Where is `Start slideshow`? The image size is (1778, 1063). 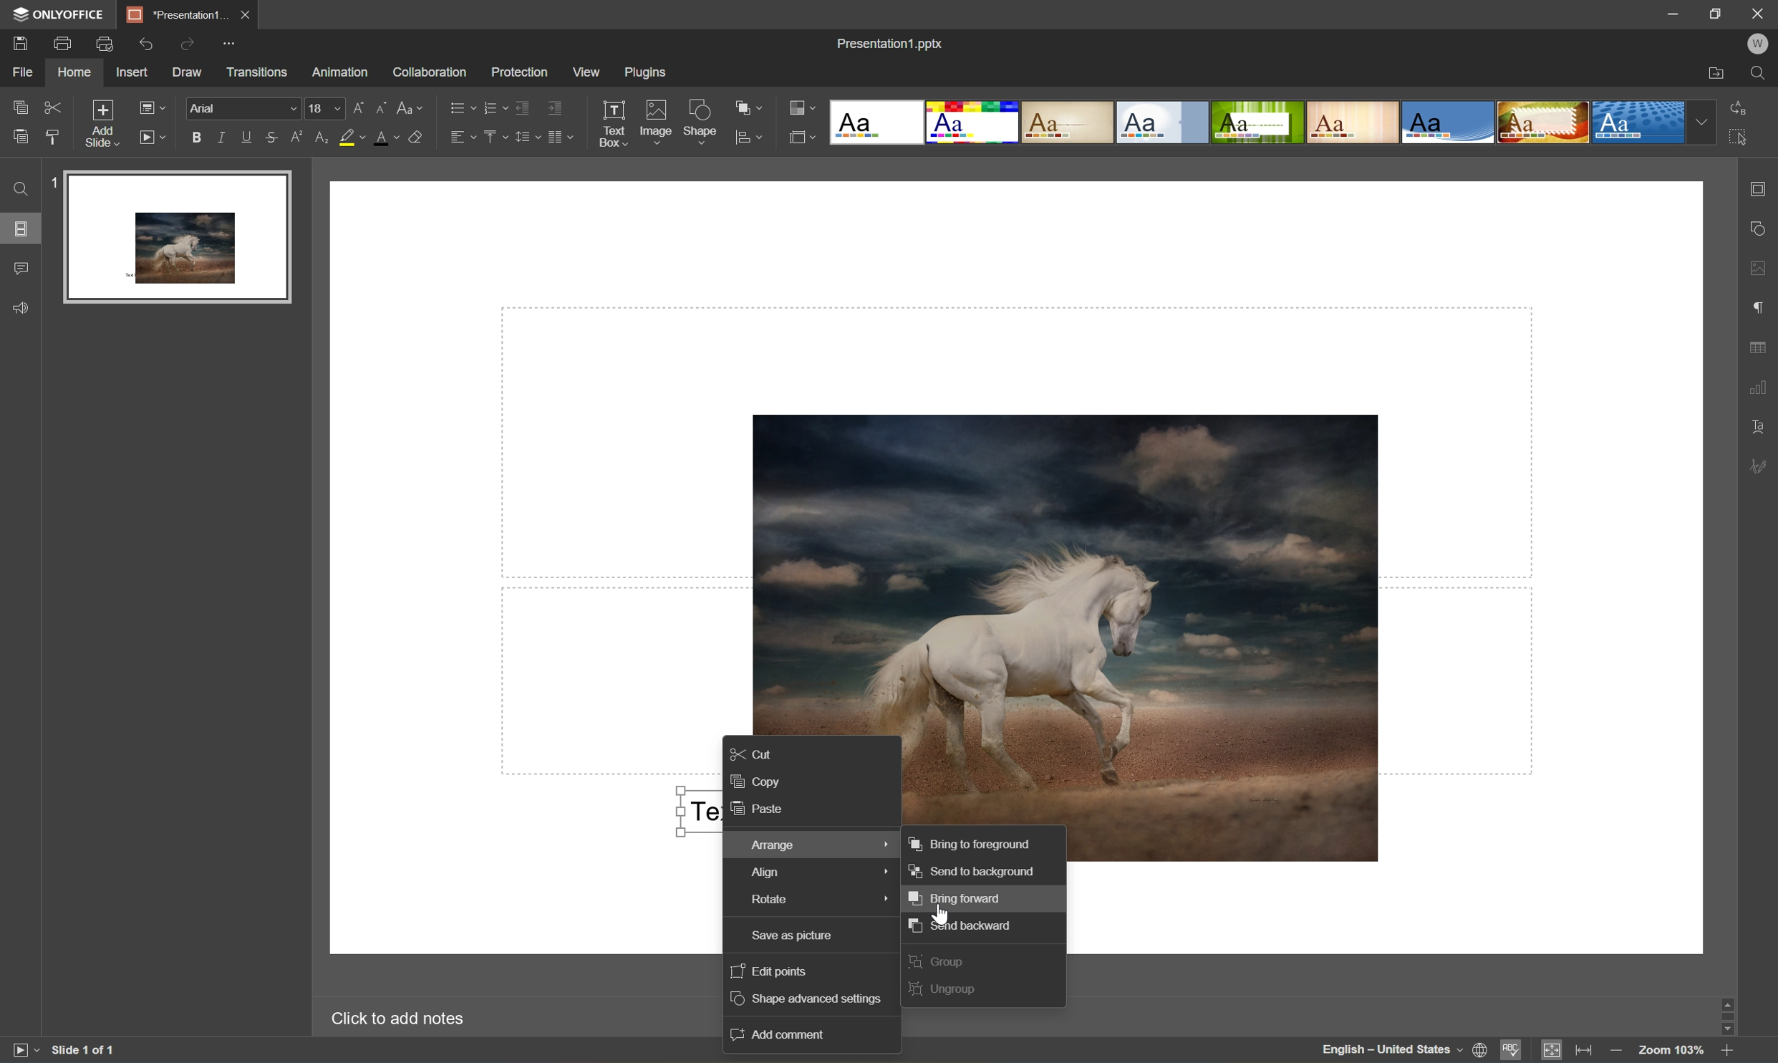
Start slideshow is located at coordinates (150, 138).